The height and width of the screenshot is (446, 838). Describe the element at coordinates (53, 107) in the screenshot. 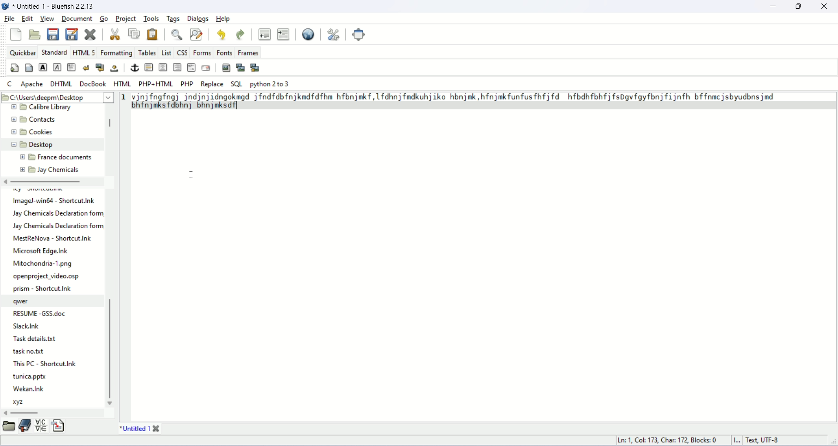

I see `Calibre Library` at that location.